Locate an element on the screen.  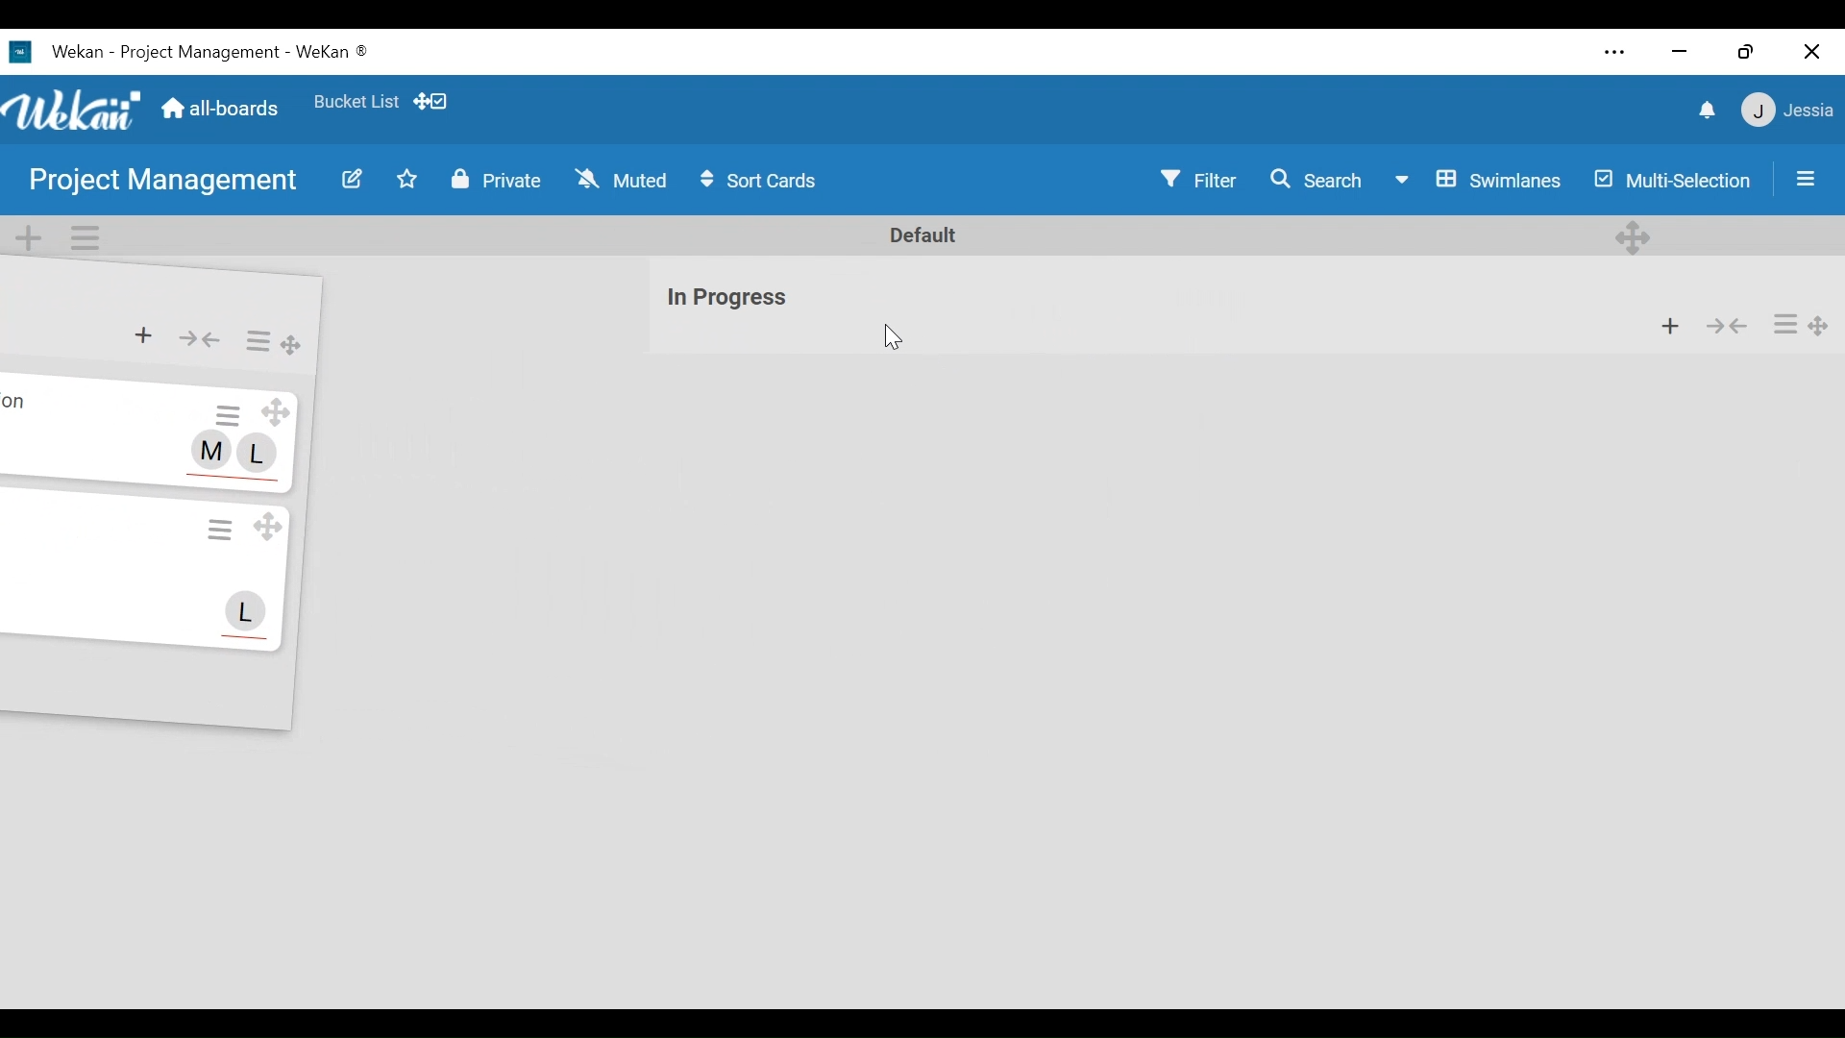
Search is located at coordinates (1316, 180).